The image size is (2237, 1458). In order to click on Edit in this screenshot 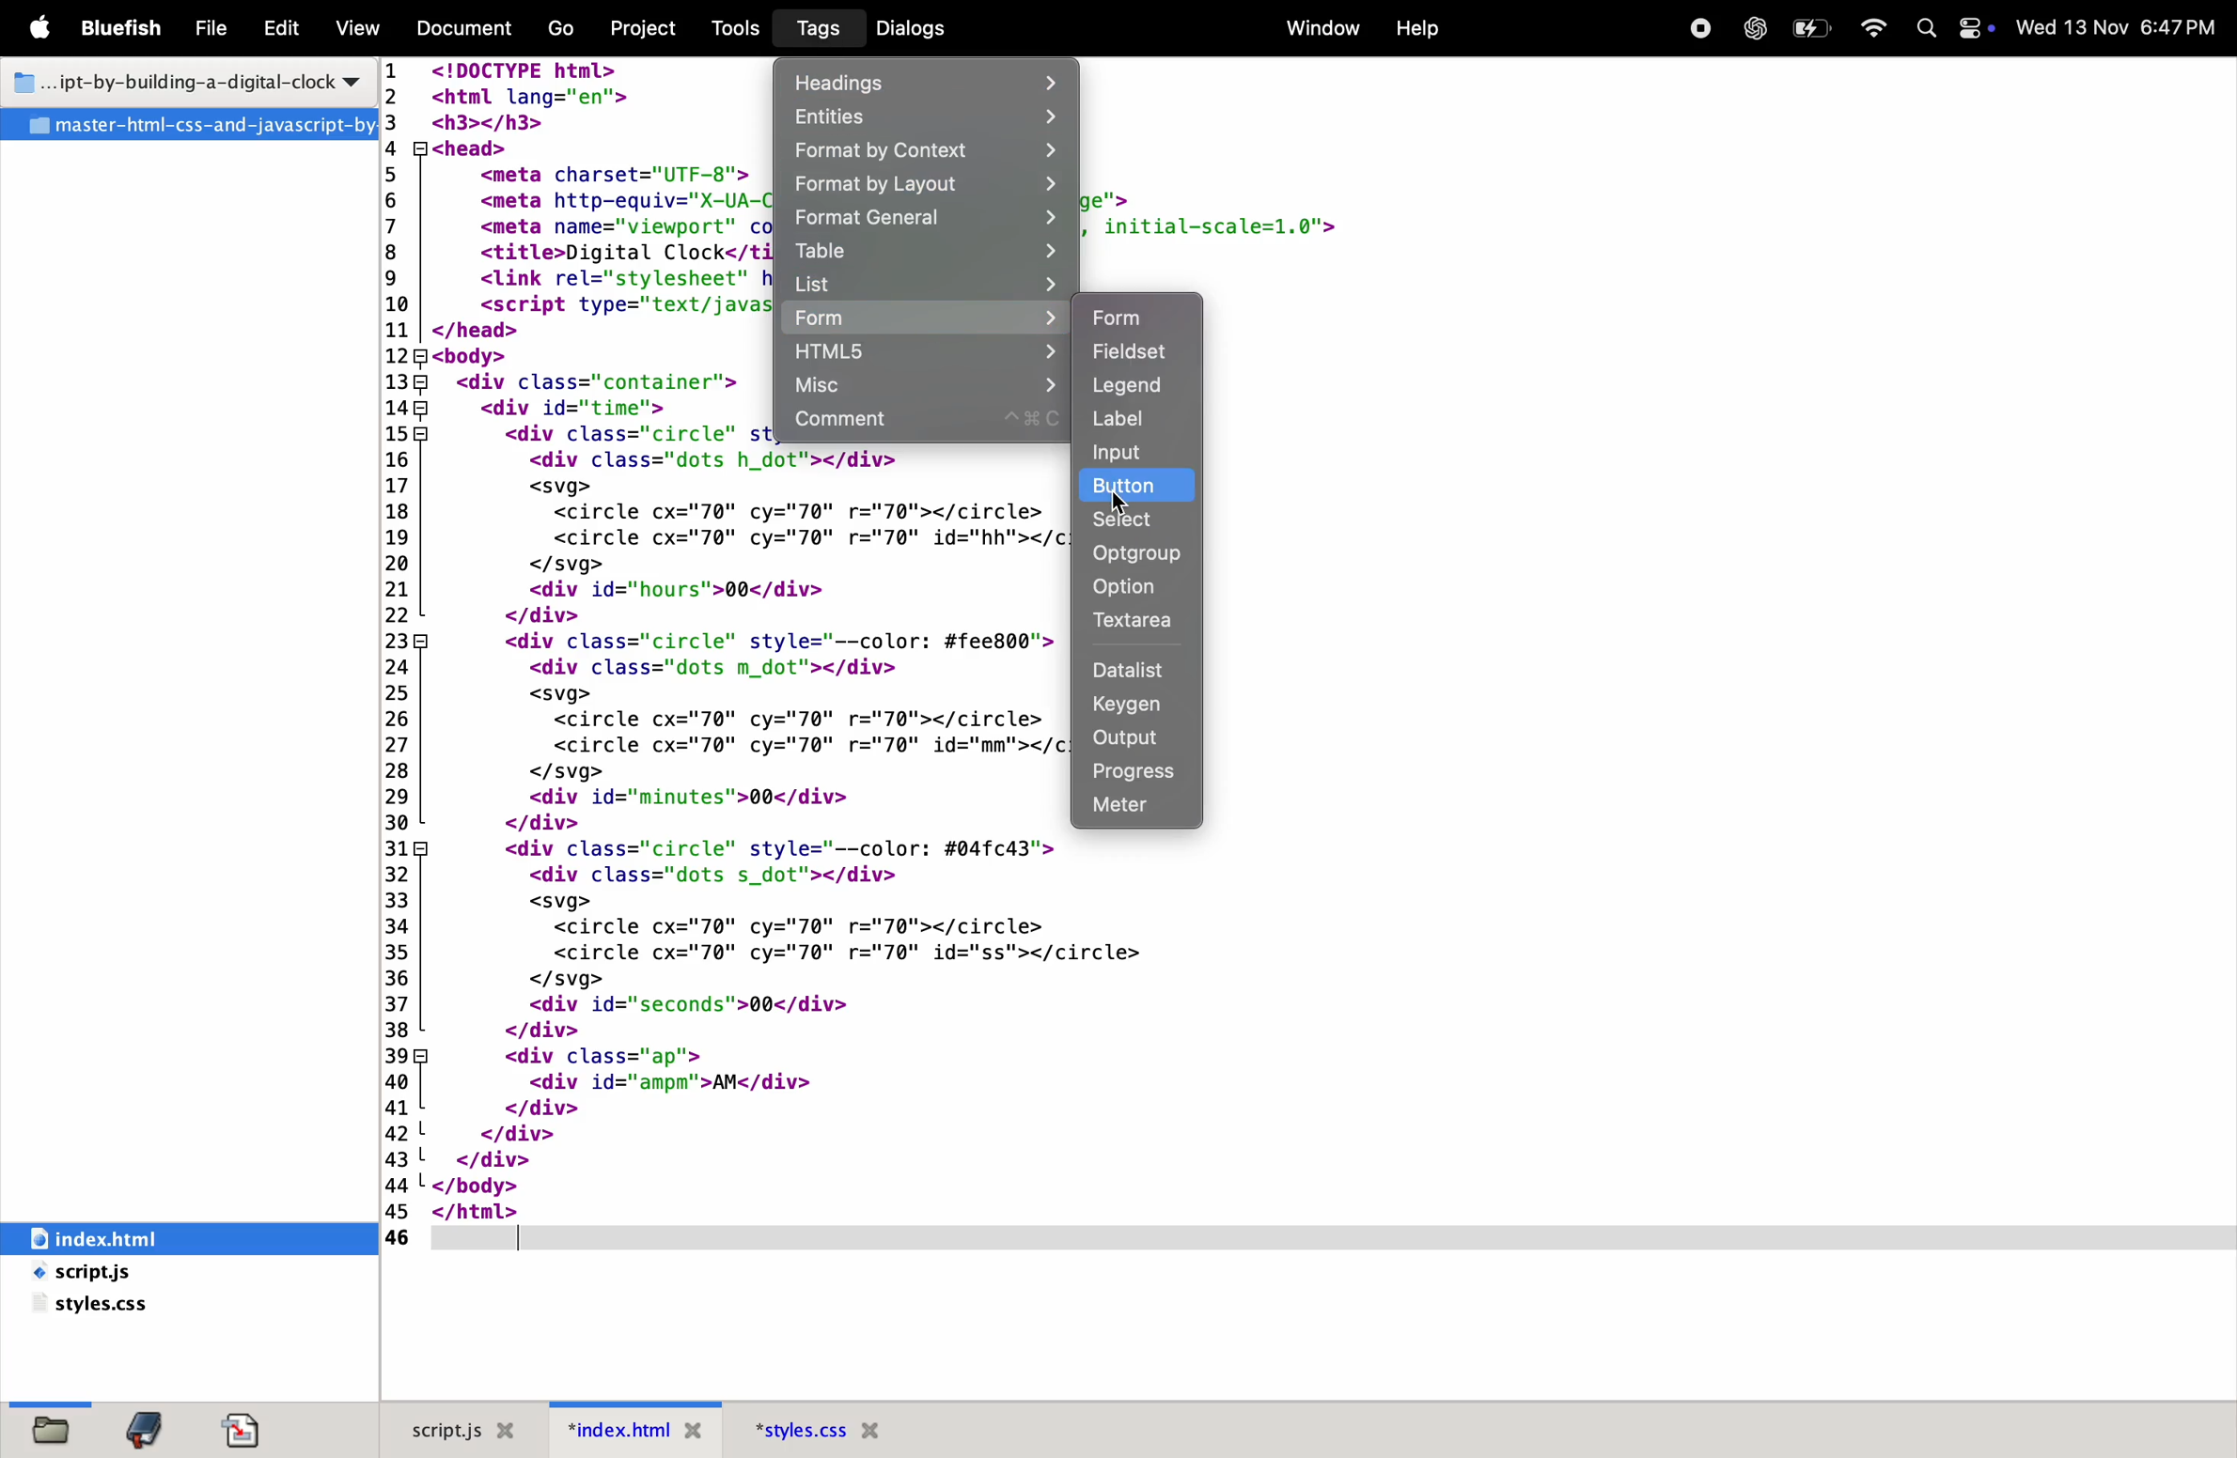, I will do `click(283, 25)`.